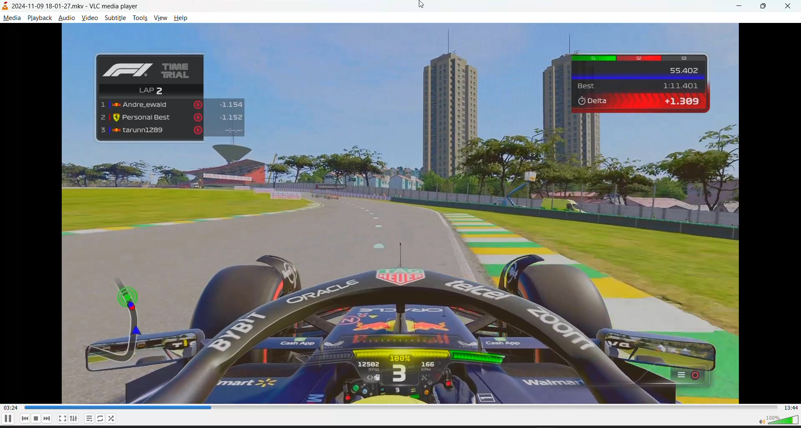 The image size is (801, 428). What do you see at coordinates (763, 7) in the screenshot?
I see `maximize` at bounding box center [763, 7].